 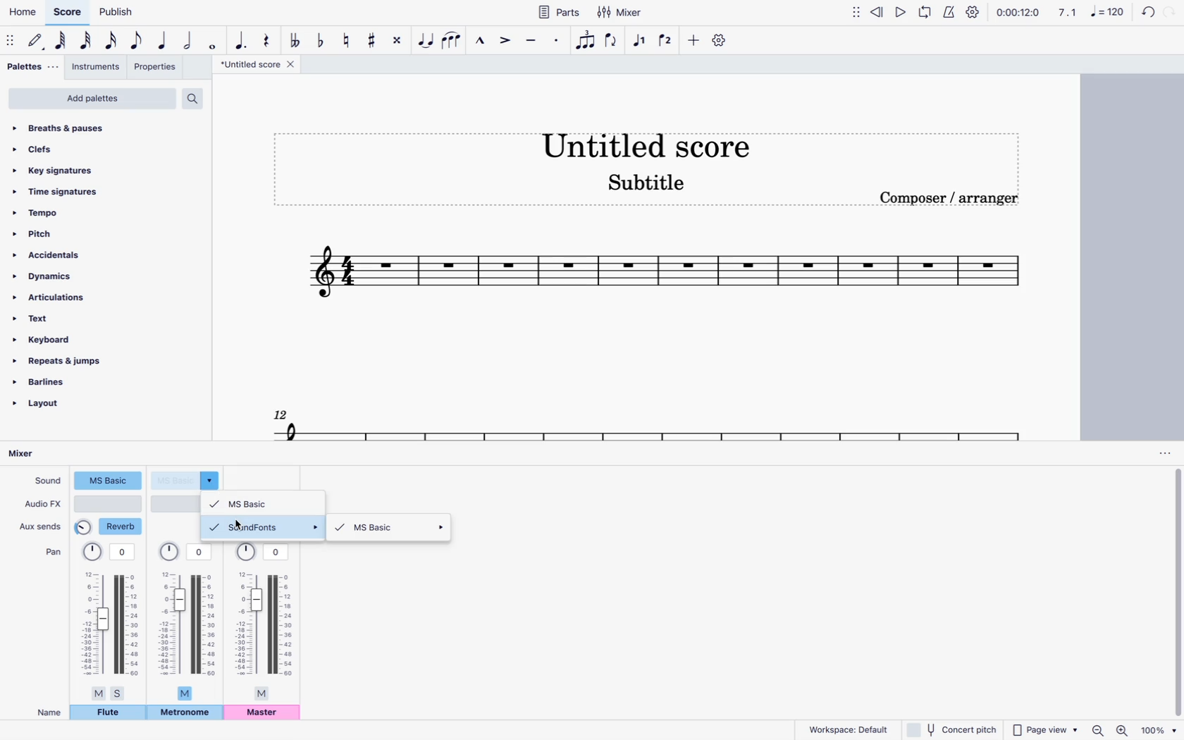 I want to click on voice 2, so click(x=667, y=42).